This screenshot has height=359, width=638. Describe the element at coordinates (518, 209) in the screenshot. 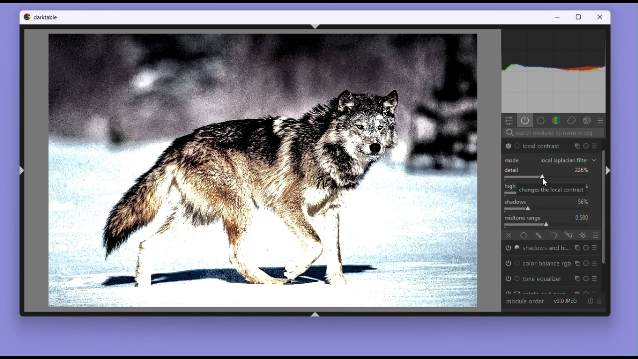

I see `change the local contrast of shadows` at that location.